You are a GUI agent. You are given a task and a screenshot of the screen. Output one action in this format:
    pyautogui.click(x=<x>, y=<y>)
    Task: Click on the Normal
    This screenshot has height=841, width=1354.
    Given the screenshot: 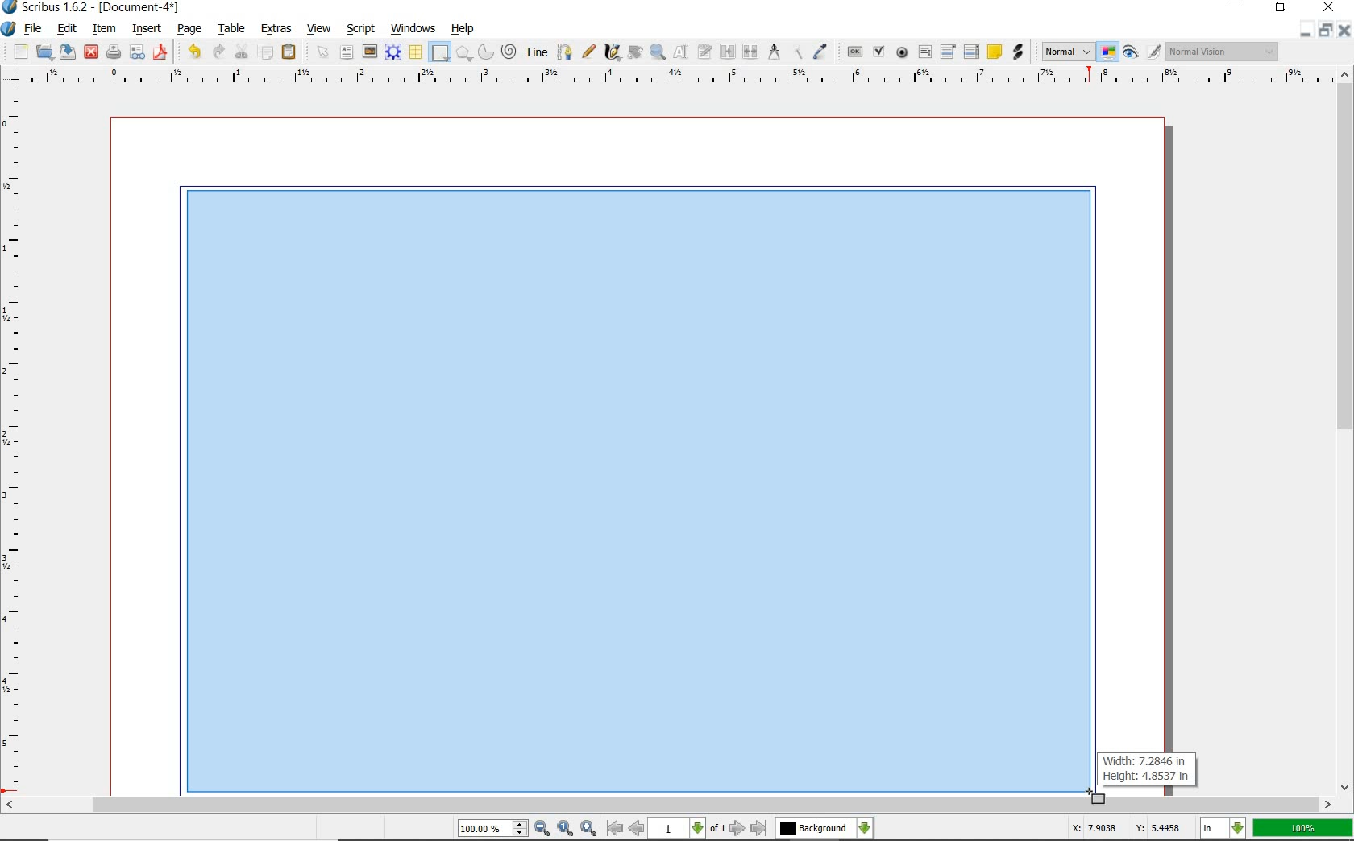 What is the action you would take?
    pyautogui.click(x=1067, y=52)
    